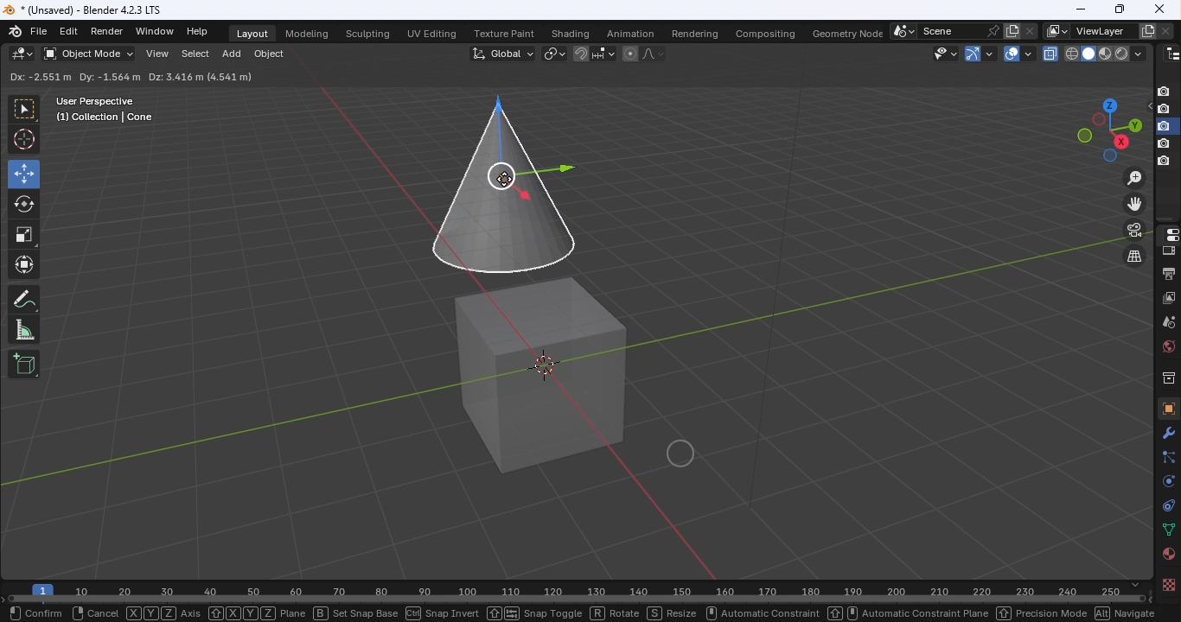 This screenshot has height=622, width=1181. I want to click on Toggle the camera view, so click(1136, 230).